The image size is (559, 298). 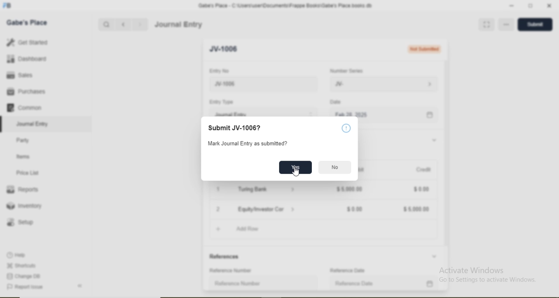 What do you see at coordinates (311, 114) in the screenshot?
I see `Stepper Buttons` at bounding box center [311, 114].